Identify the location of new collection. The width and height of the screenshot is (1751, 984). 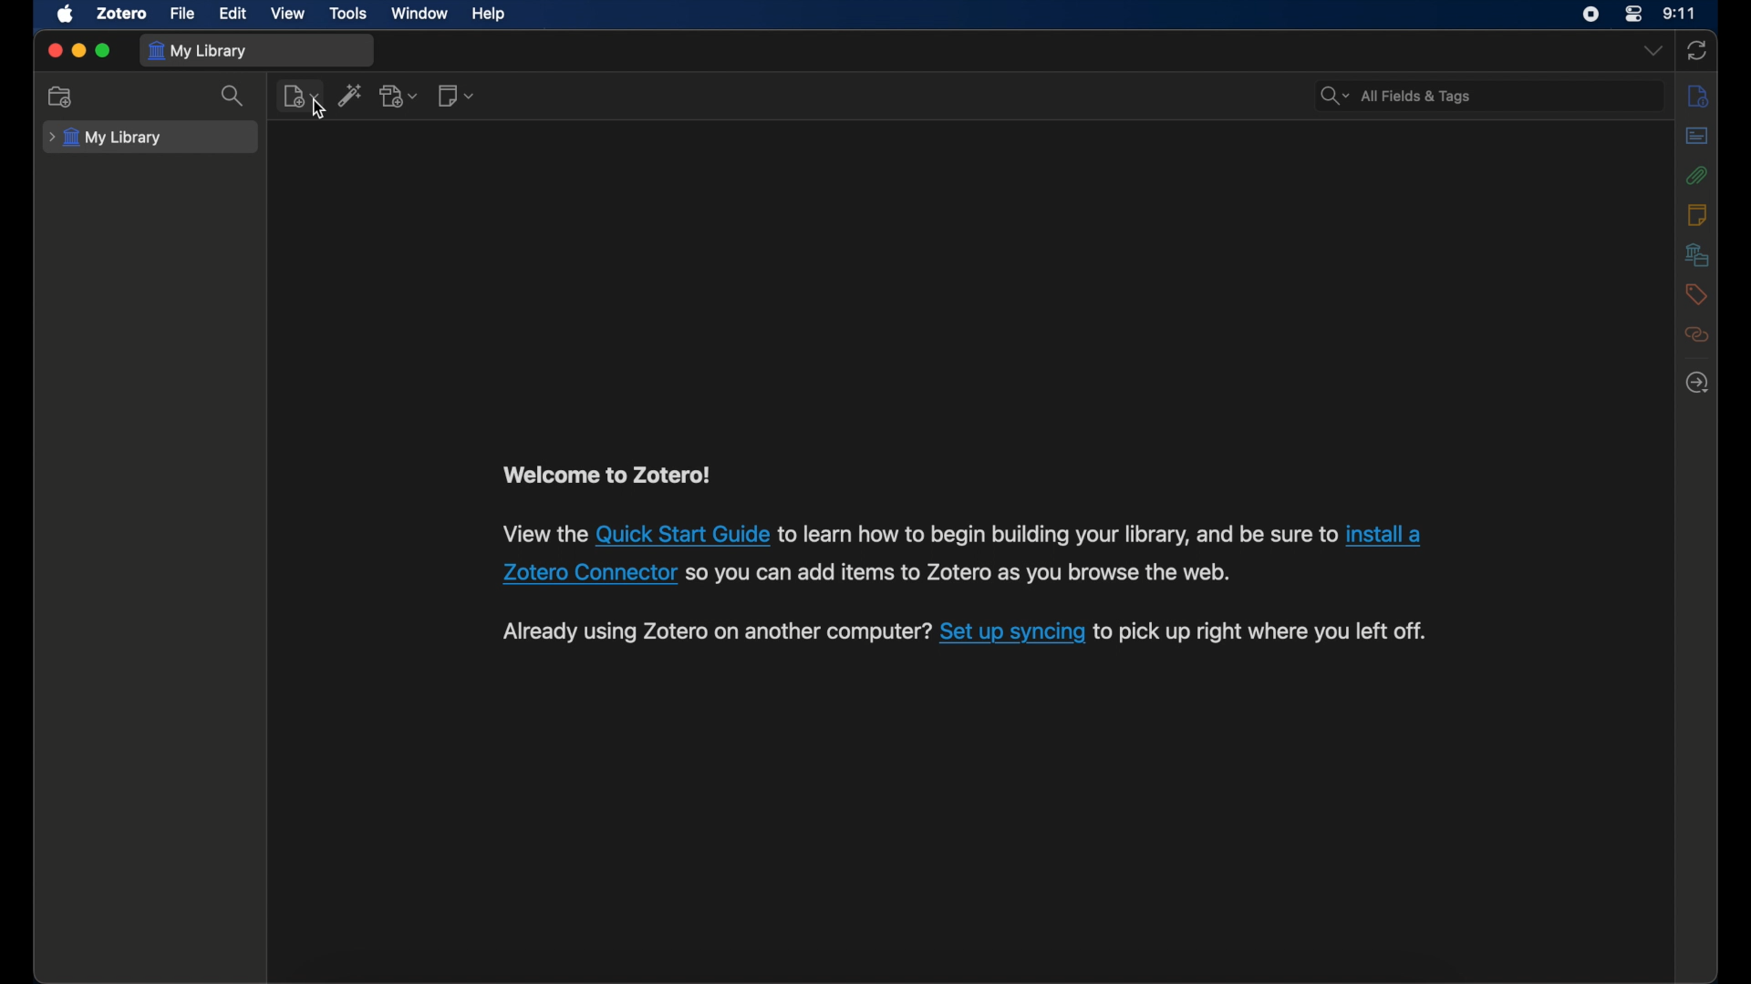
(61, 97).